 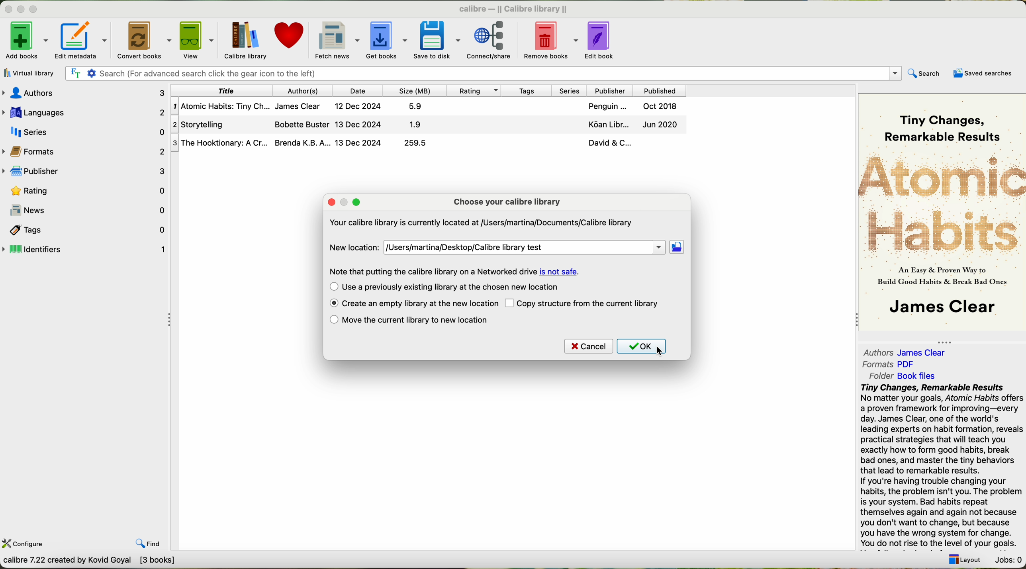 I want to click on cursor, so click(x=660, y=351).